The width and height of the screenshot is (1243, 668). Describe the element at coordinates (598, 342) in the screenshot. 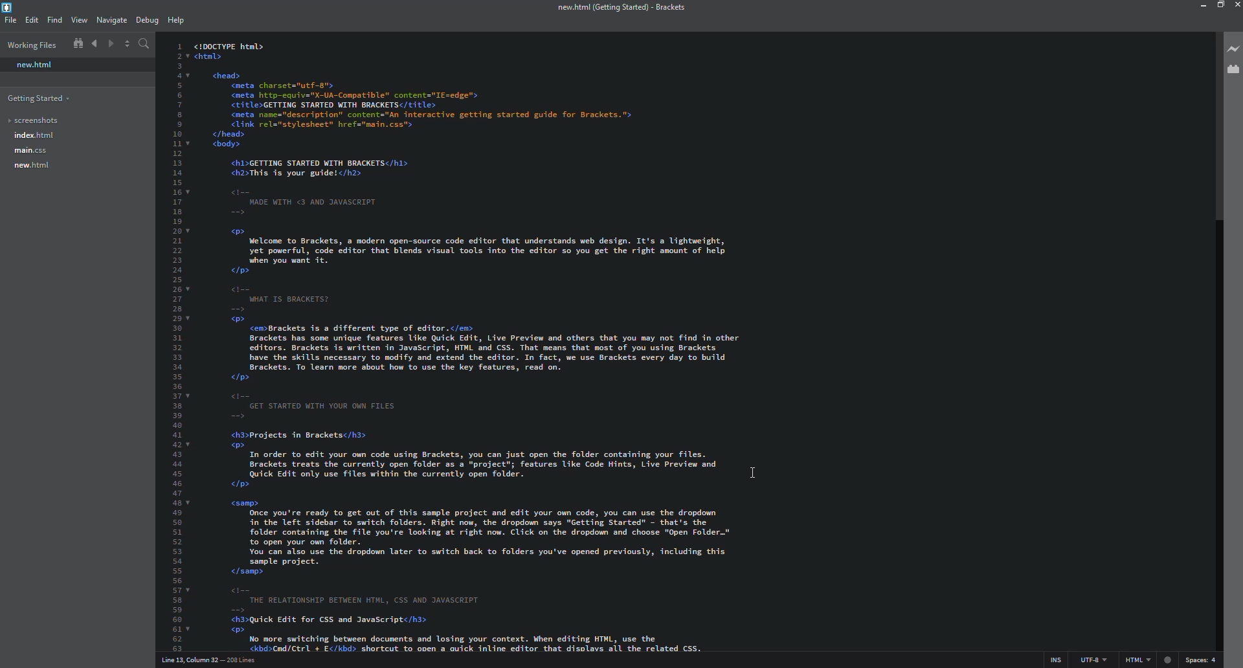

I see `code` at that location.